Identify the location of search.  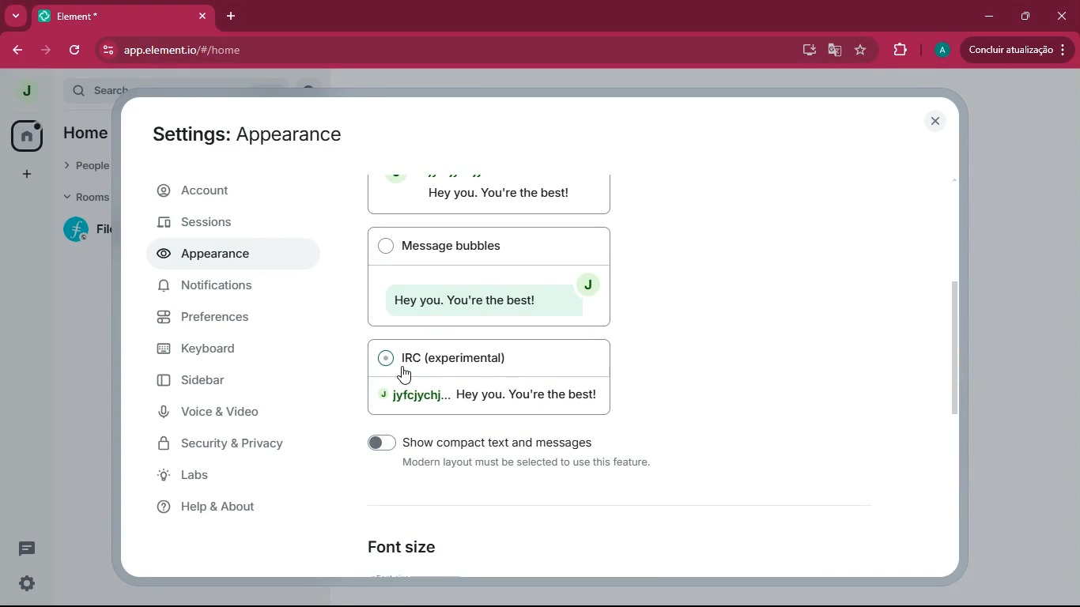
(100, 90).